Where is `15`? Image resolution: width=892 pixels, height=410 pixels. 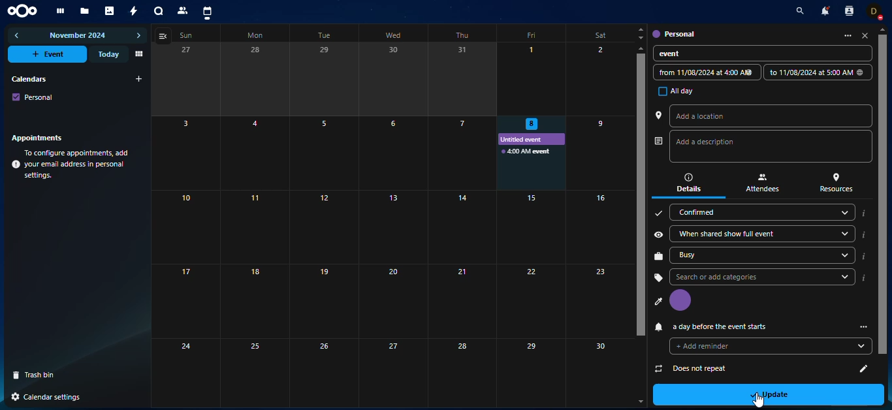
15 is located at coordinates (530, 227).